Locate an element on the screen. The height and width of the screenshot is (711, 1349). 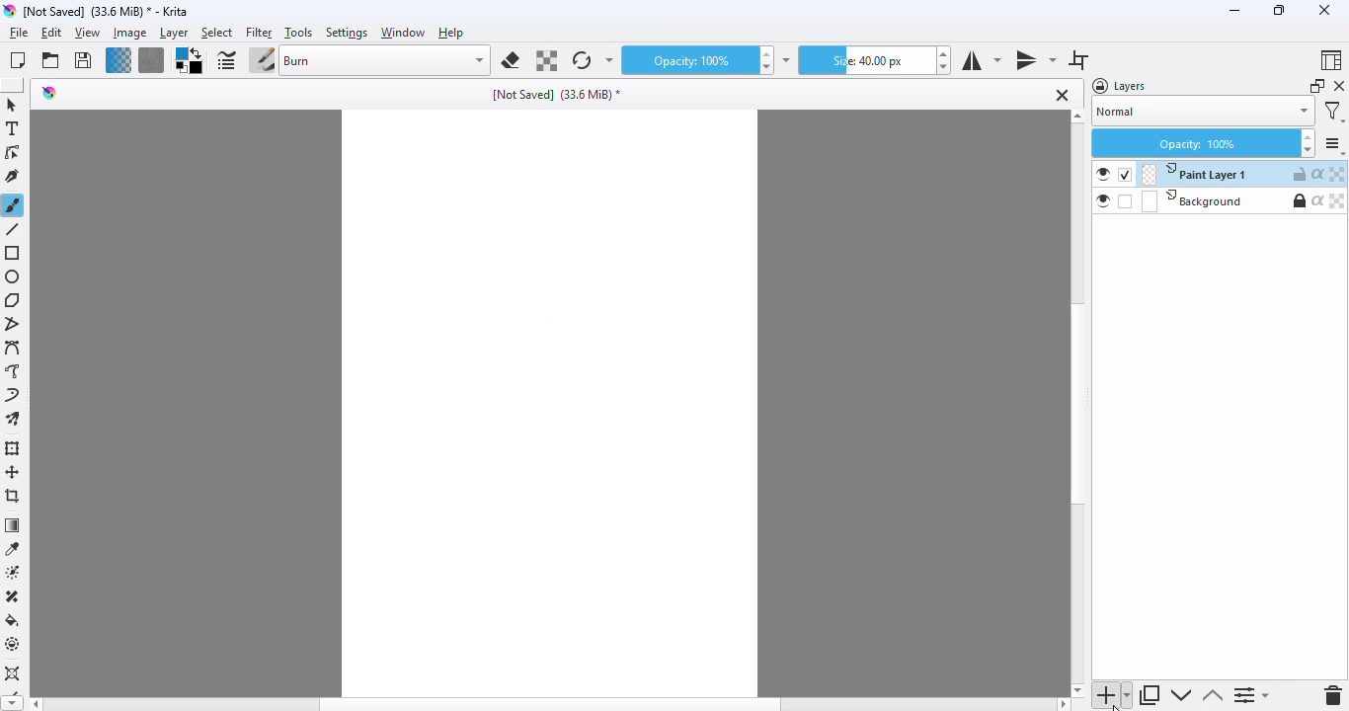
duplicate layer or mask is located at coordinates (1151, 695).